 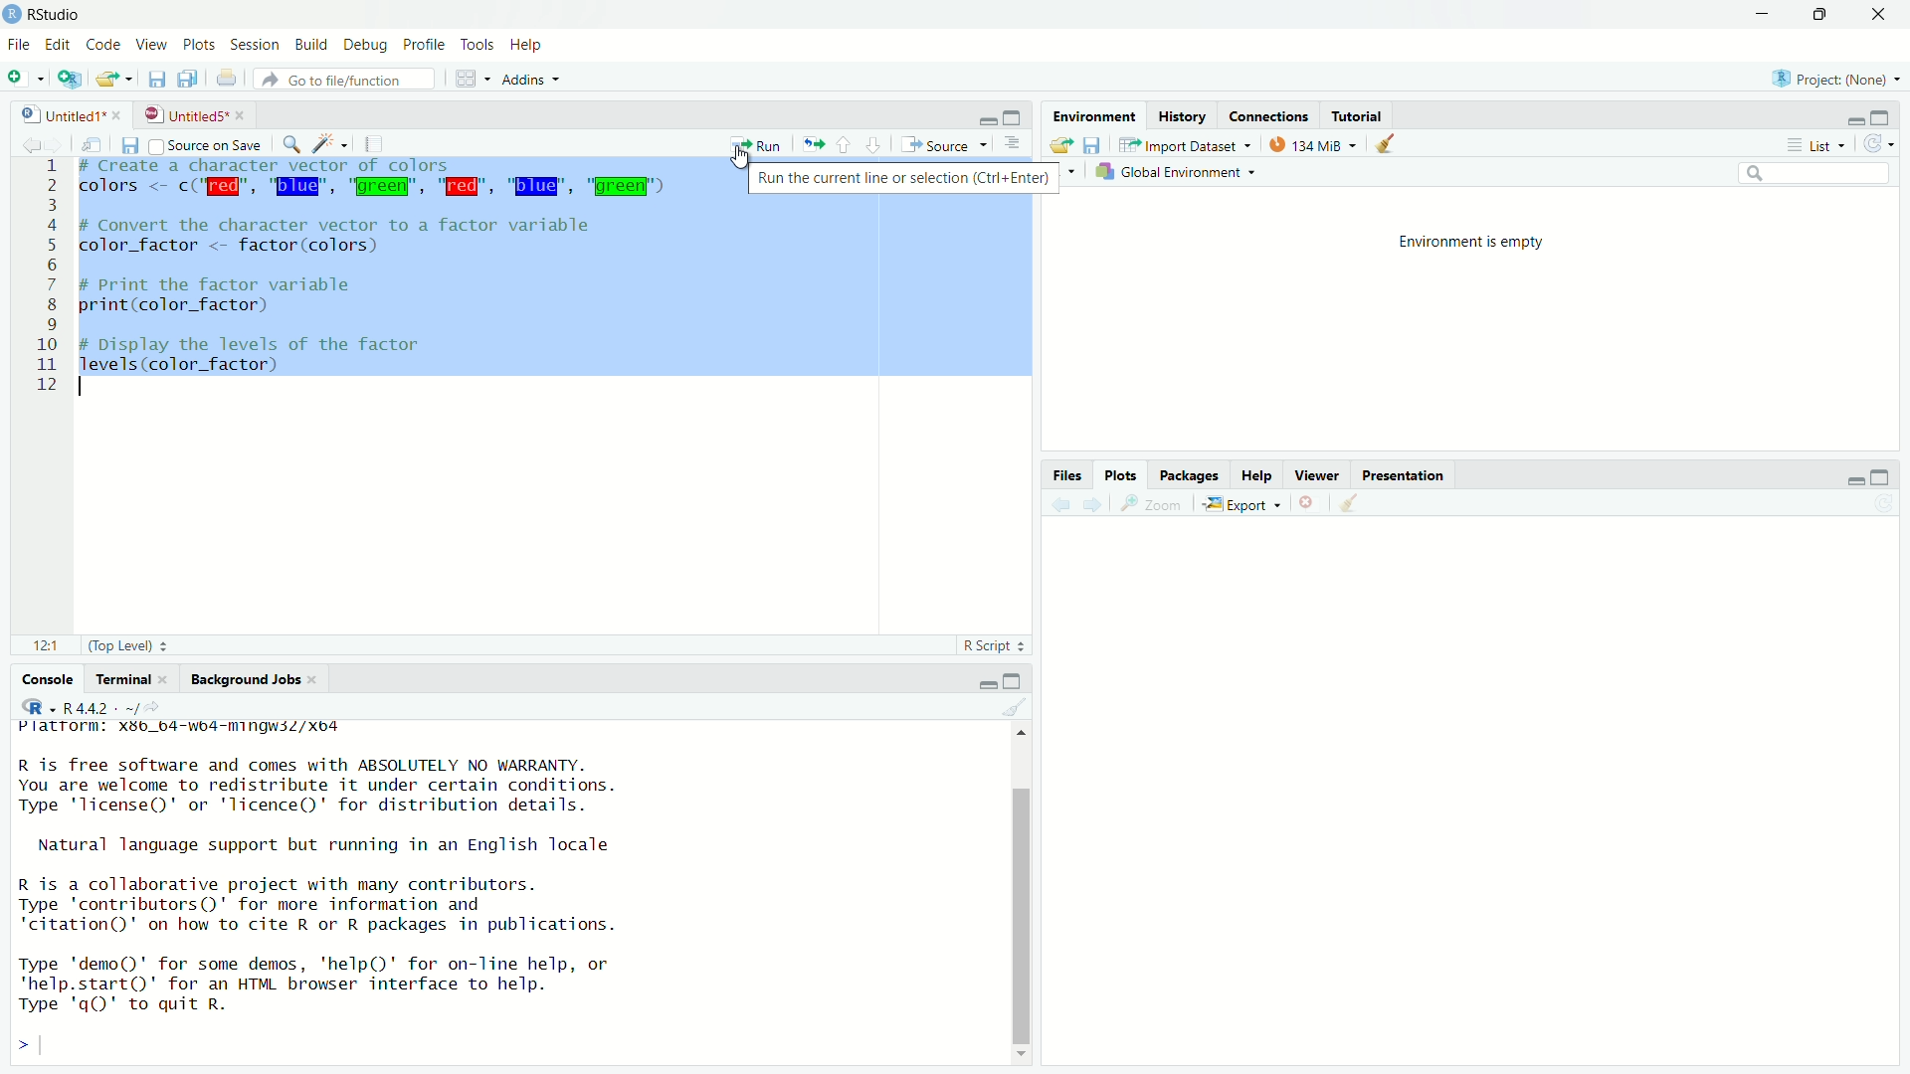 I want to click on file, so click(x=18, y=46).